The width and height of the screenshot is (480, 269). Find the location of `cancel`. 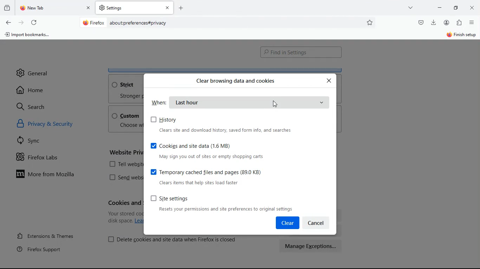

cancel is located at coordinates (319, 222).